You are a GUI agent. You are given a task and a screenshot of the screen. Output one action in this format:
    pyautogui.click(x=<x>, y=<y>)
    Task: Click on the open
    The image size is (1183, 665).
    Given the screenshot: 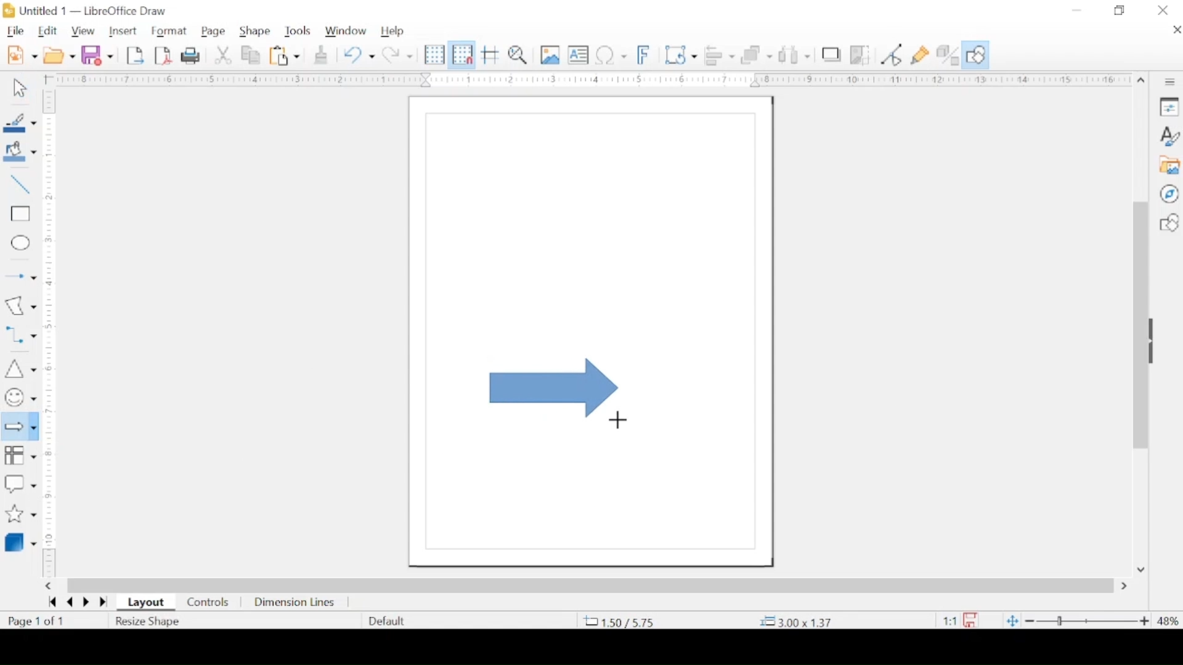 What is the action you would take?
    pyautogui.click(x=59, y=55)
    